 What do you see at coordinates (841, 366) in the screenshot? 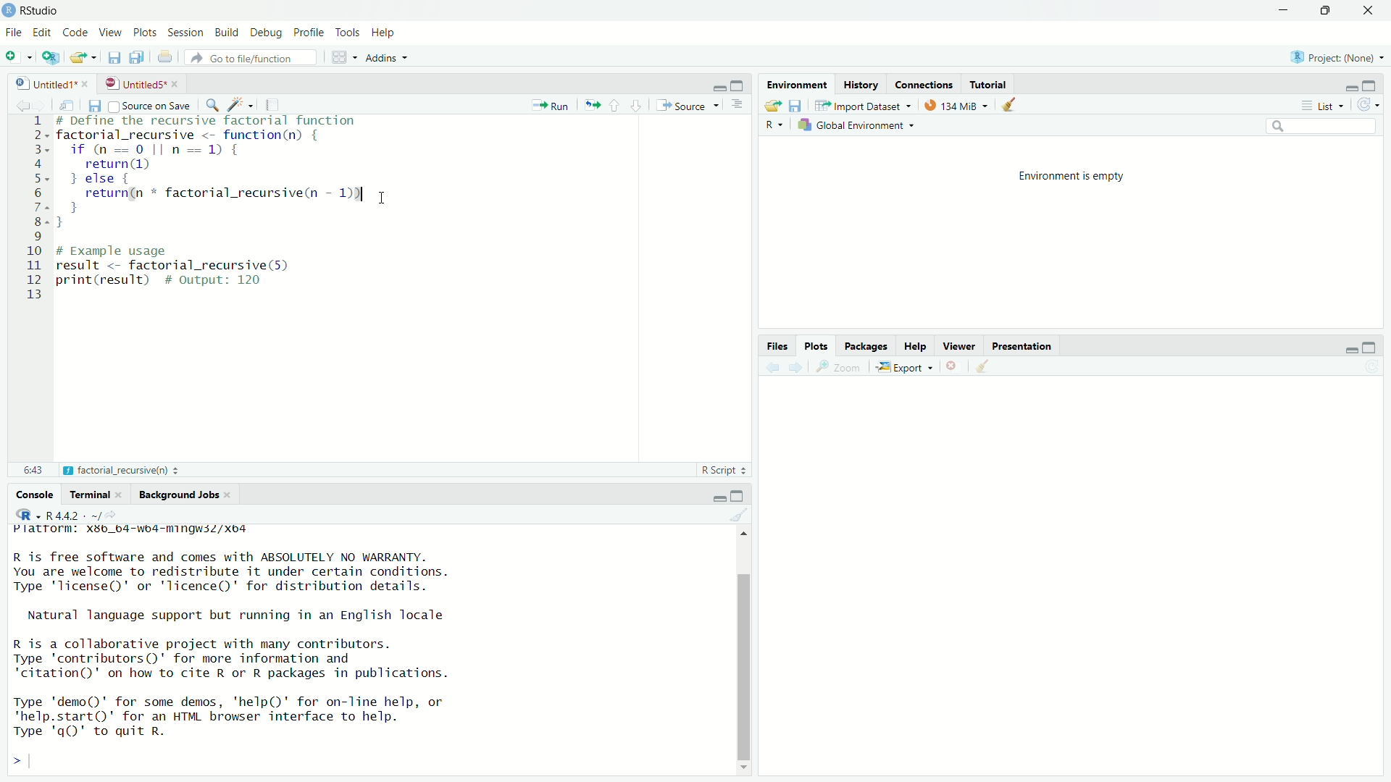
I see `Zoom` at bounding box center [841, 366].